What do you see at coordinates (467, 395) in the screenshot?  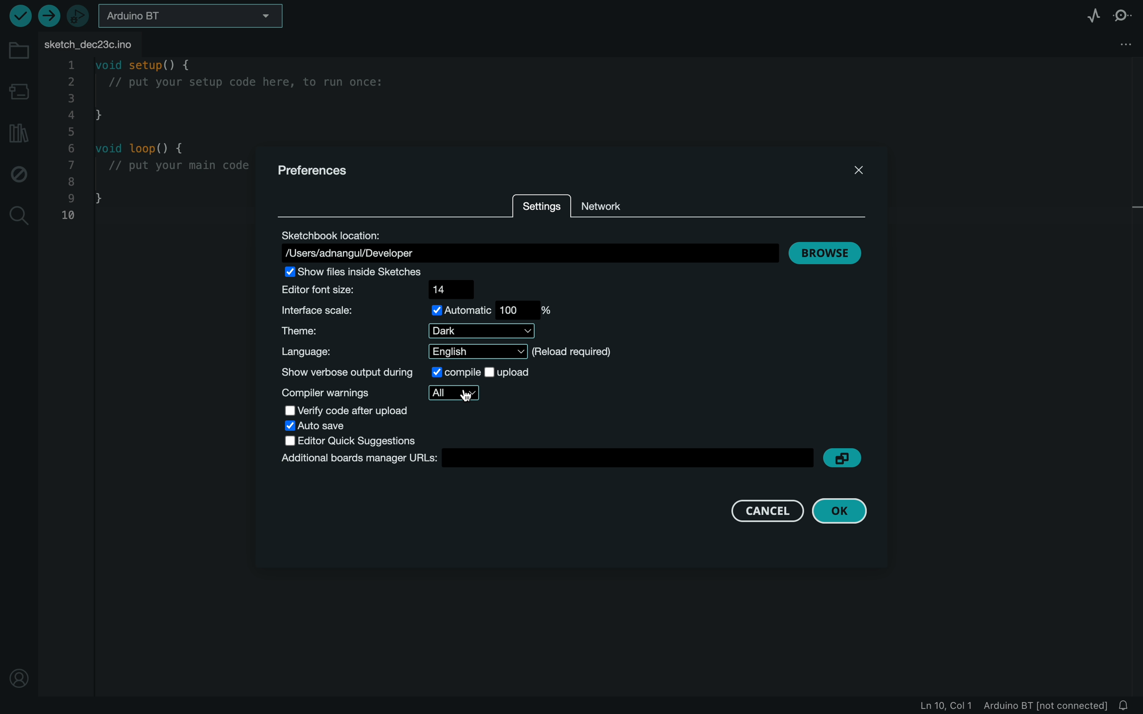 I see `cursor` at bounding box center [467, 395].